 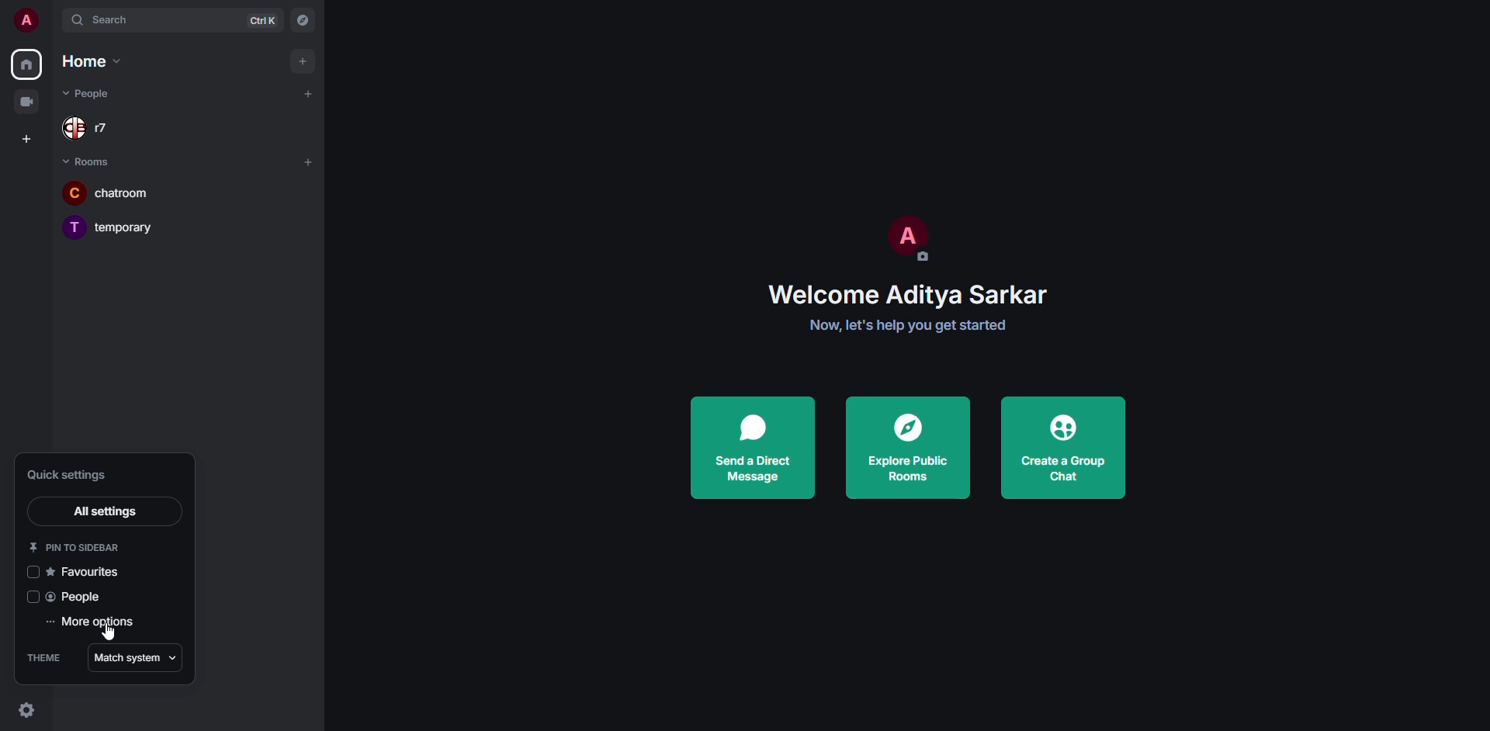 I want to click on people, so click(x=90, y=95).